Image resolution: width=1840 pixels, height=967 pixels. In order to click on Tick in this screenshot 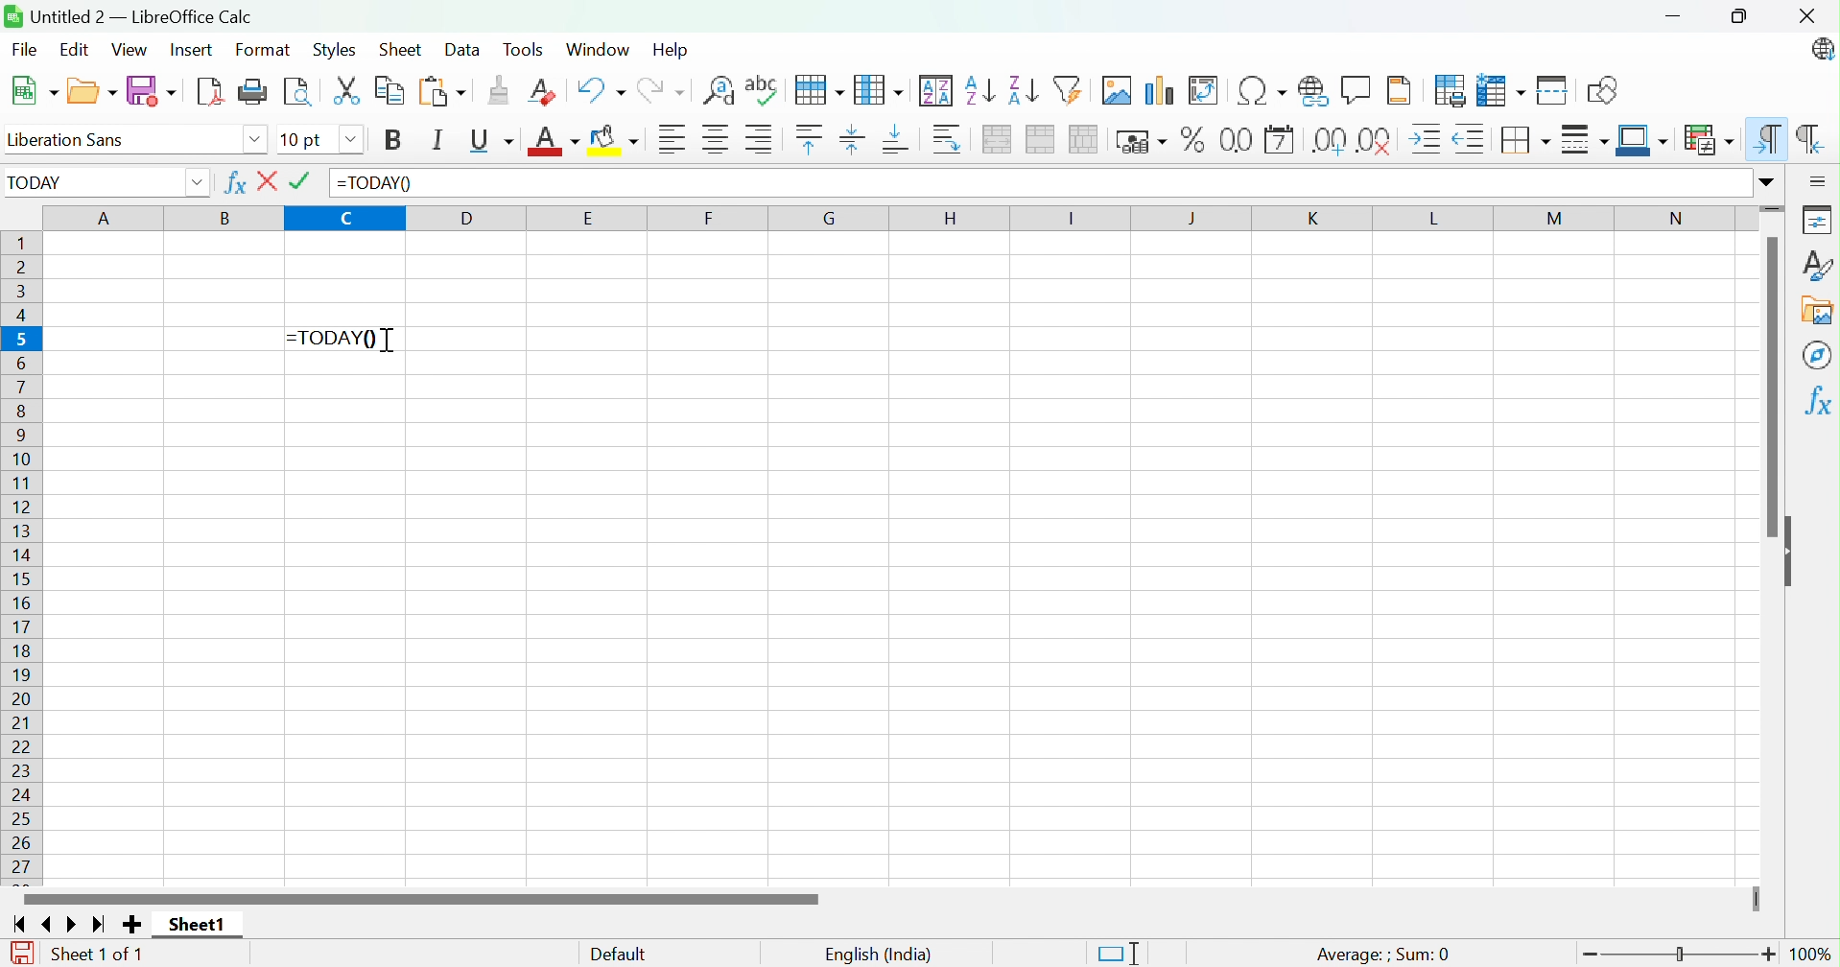, I will do `click(305, 181)`.